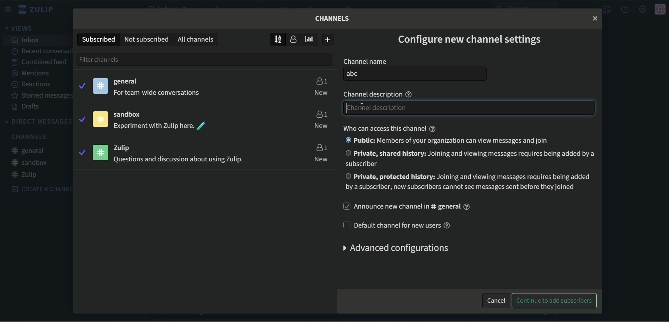 This screenshot has width=669, height=322. What do you see at coordinates (329, 40) in the screenshot?
I see `add` at bounding box center [329, 40].